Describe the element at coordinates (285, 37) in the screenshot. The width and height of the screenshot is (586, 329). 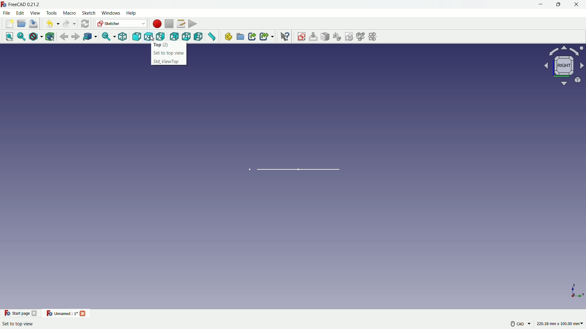
I see `help` at that location.